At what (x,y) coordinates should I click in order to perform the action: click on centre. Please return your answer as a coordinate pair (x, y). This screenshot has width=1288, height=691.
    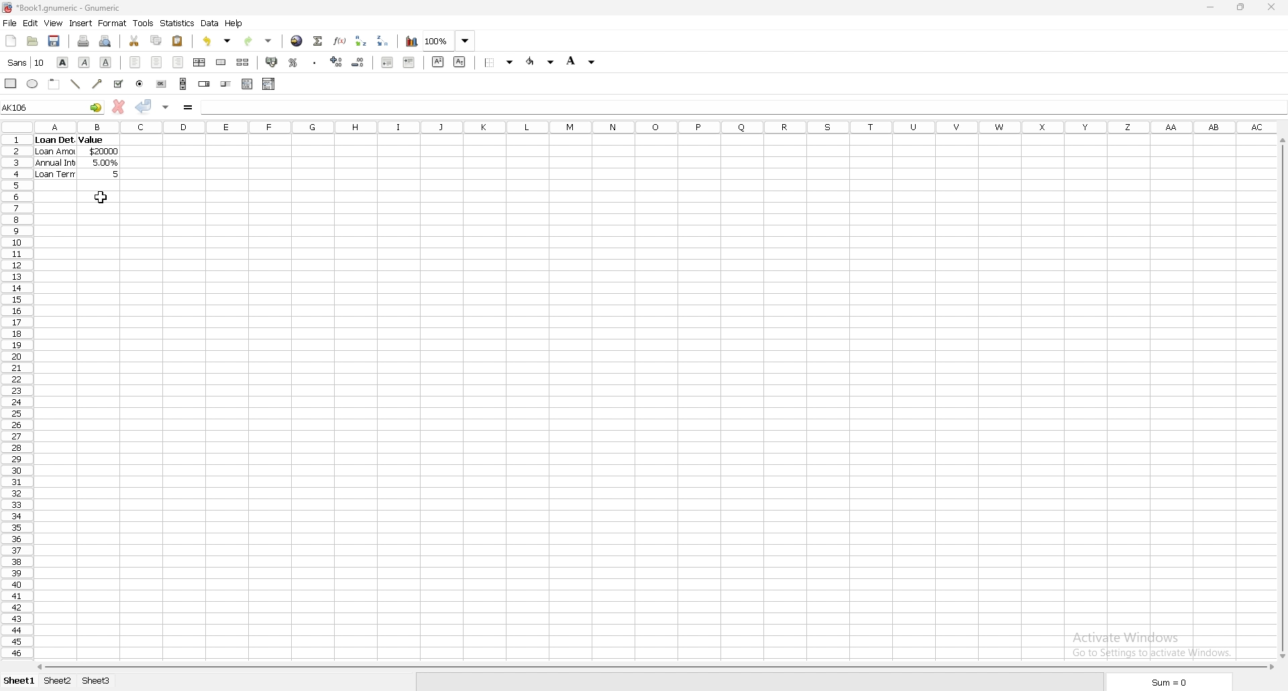
    Looking at the image, I should click on (156, 62).